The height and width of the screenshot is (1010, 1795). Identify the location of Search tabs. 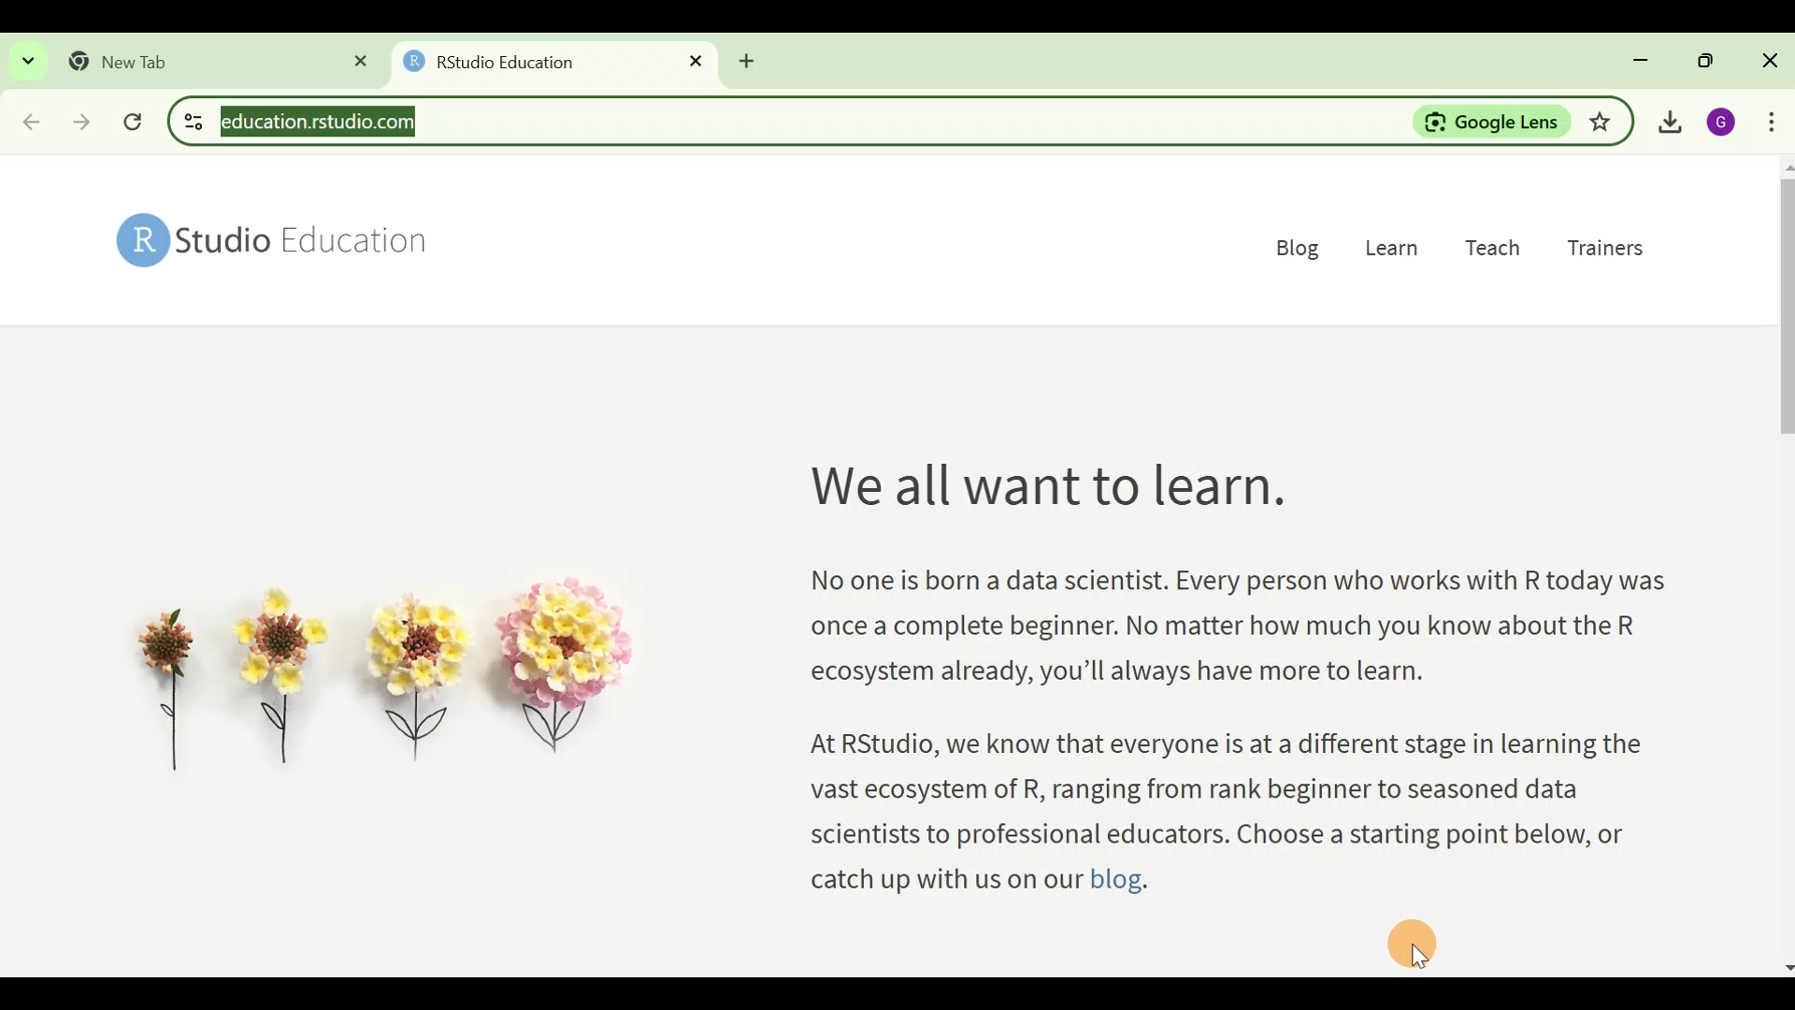
(28, 60).